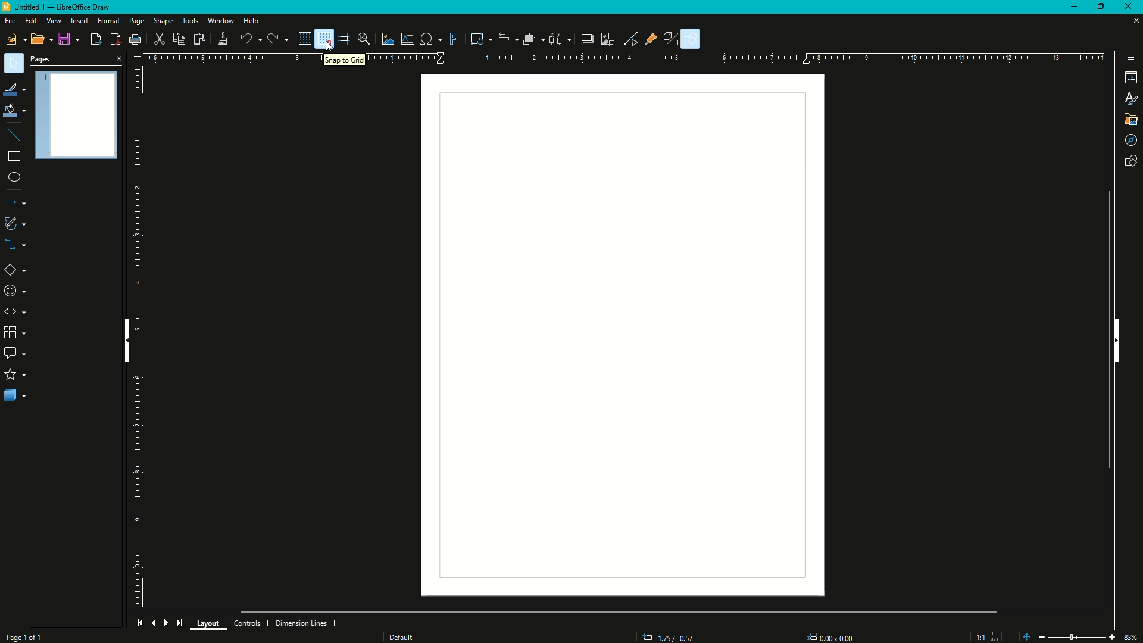 Image resolution: width=1143 pixels, height=643 pixels. I want to click on Select three objects, so click(557, 40).